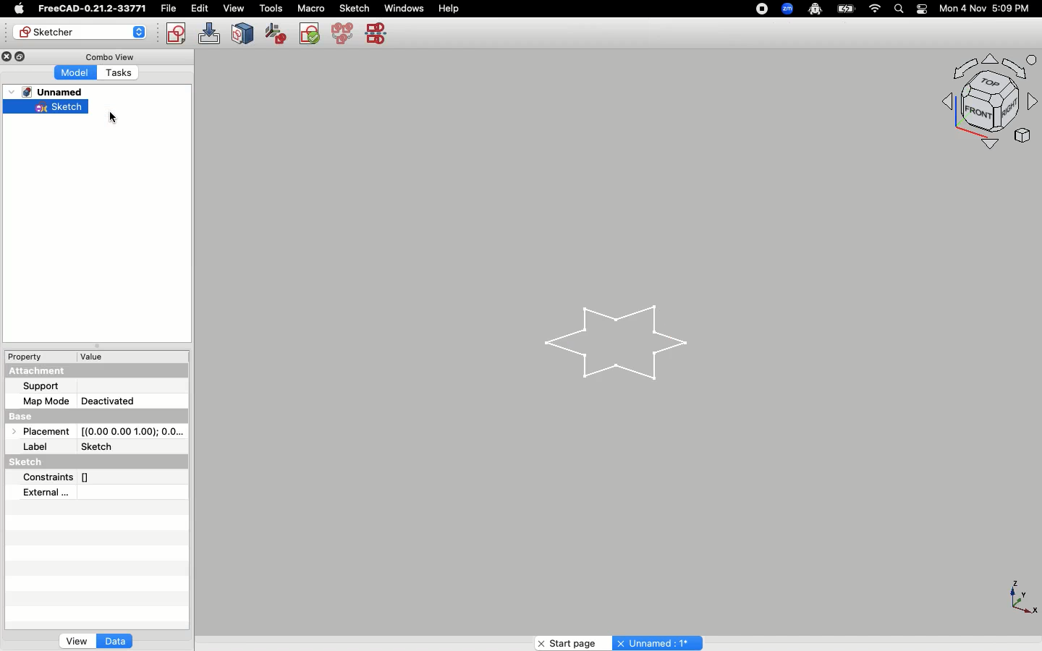 This screenshot has height=651, width=1042. I want to click on Edit, so click(200, 9).